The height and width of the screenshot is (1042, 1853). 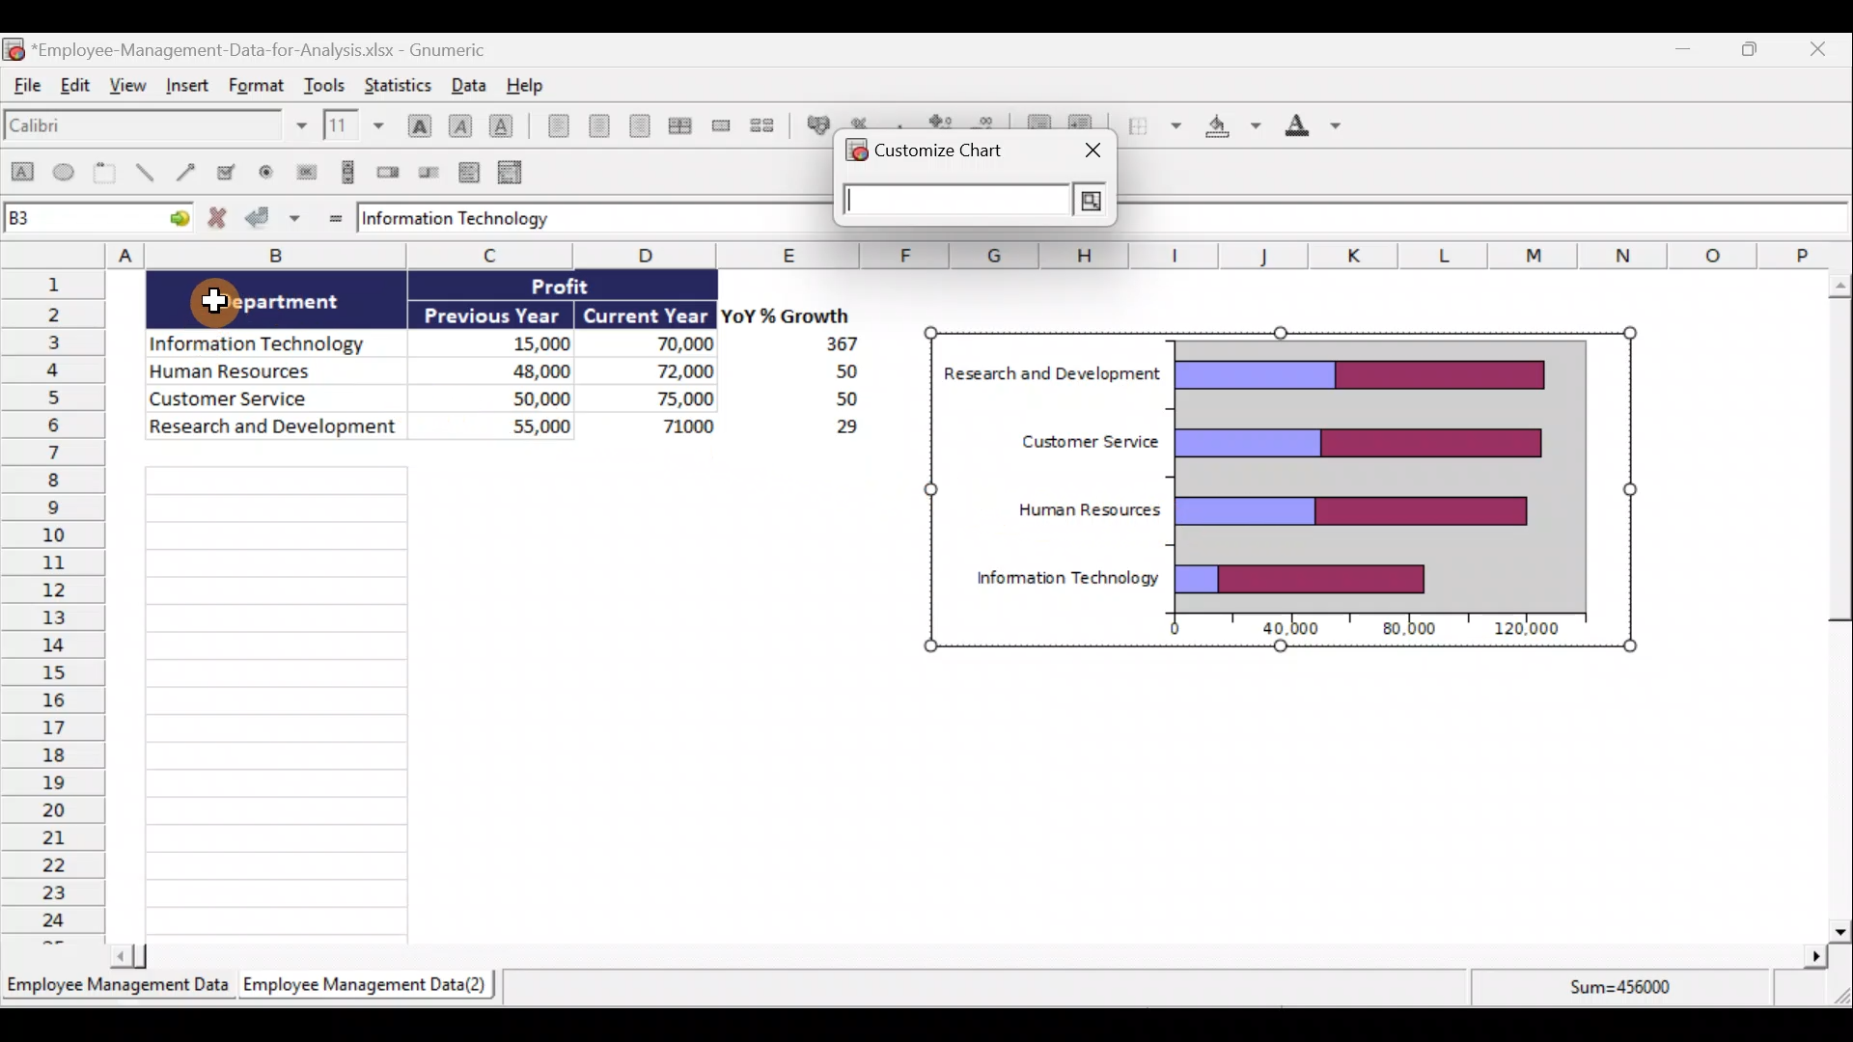 I want to click on Chart, so click(x=1380, y=471).